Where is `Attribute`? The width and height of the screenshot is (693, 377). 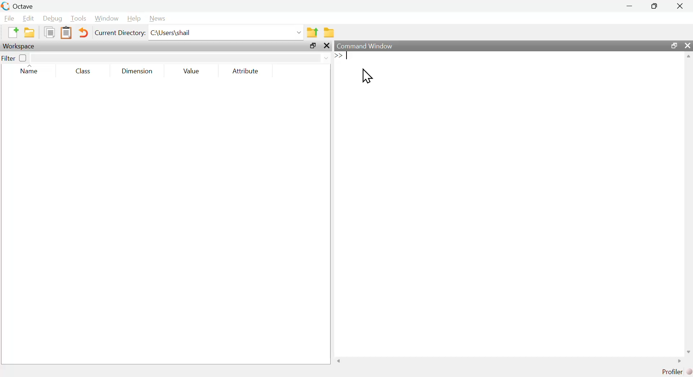 Attribute is located at coordinates (246, 71).